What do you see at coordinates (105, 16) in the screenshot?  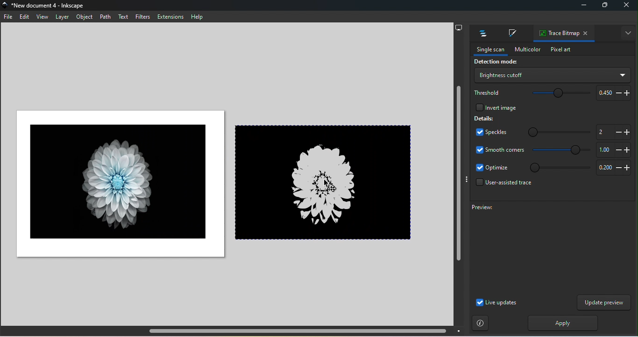 I see `Path` at bounding box center [105, 16].